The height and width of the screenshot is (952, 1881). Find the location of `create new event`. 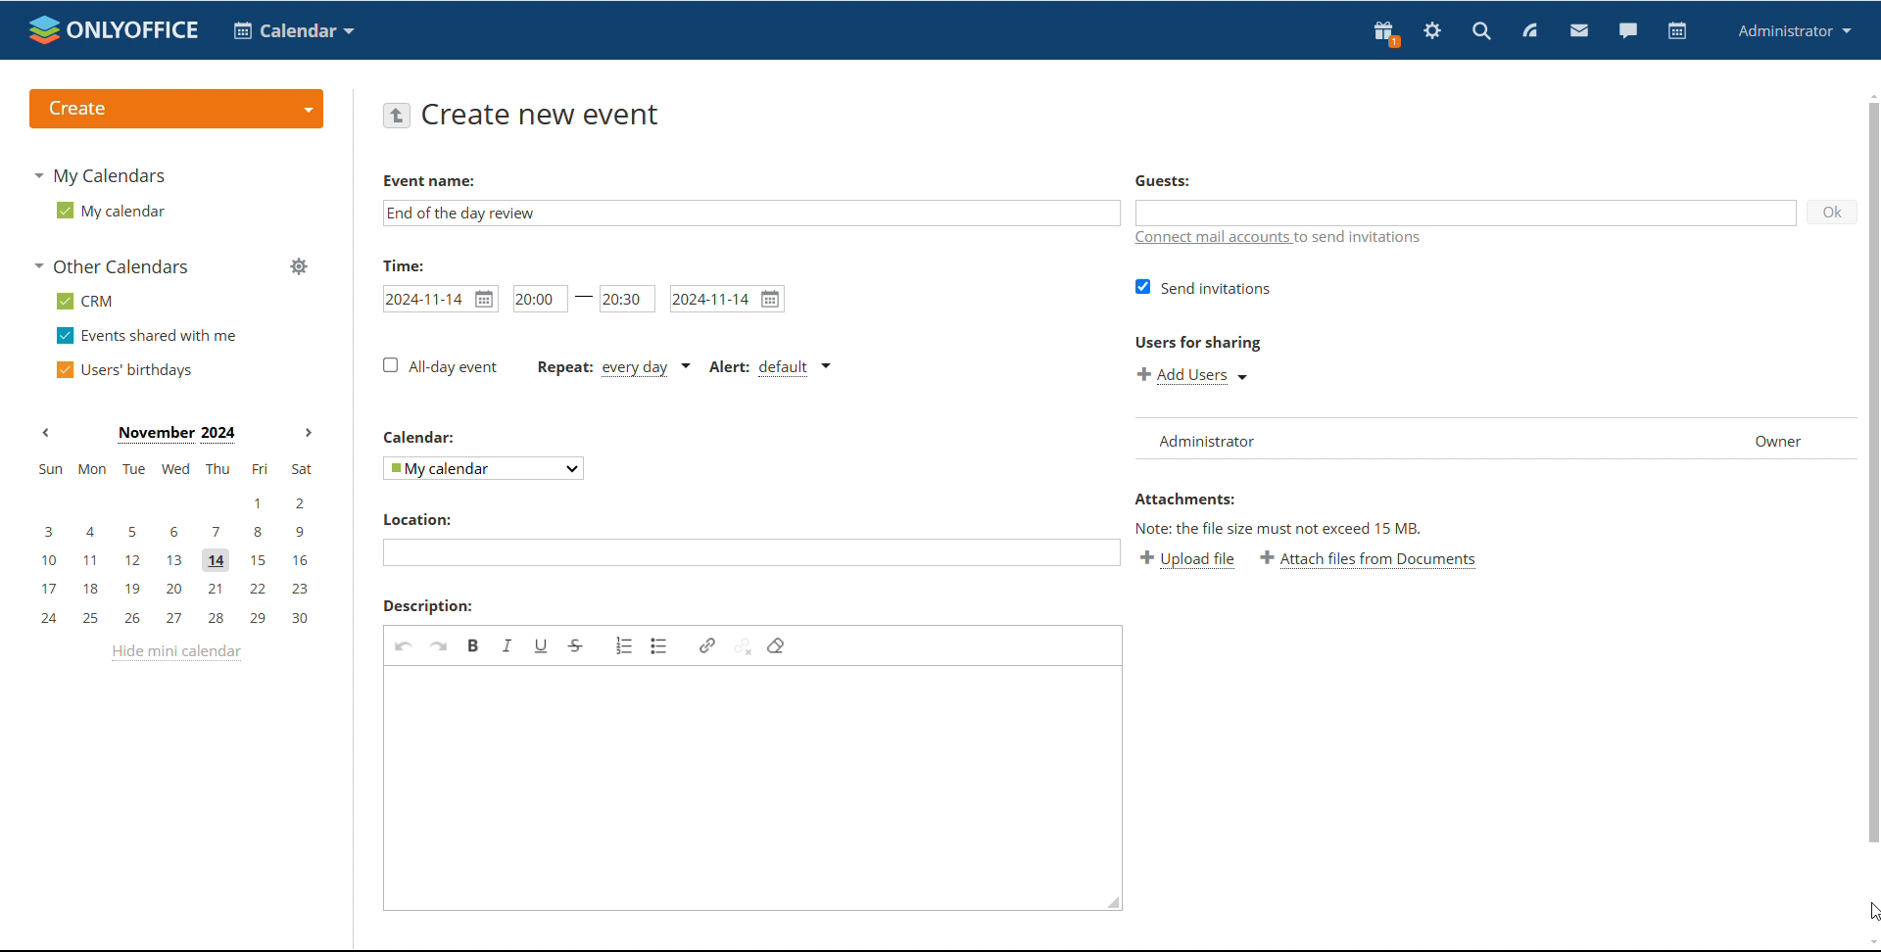

create new event is located at coordinates (546, 115).